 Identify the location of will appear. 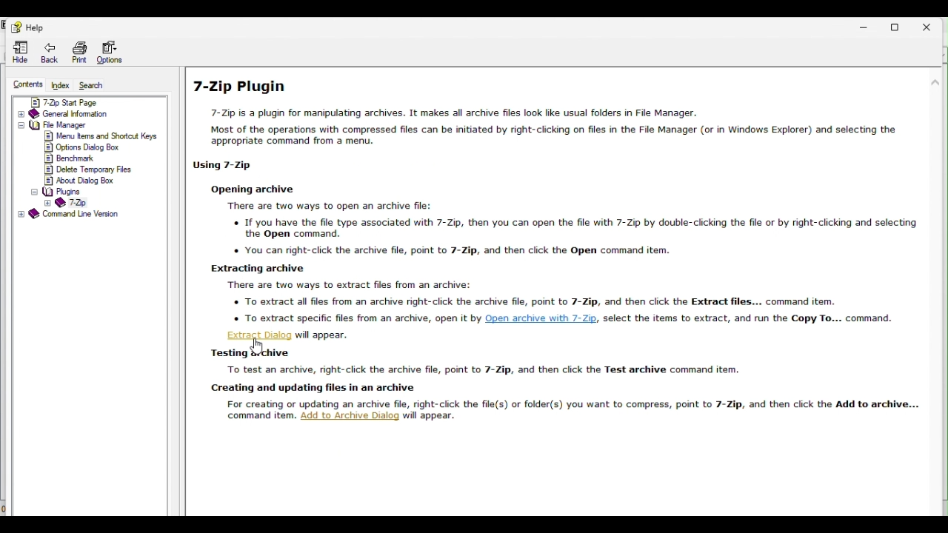
(430, 417).